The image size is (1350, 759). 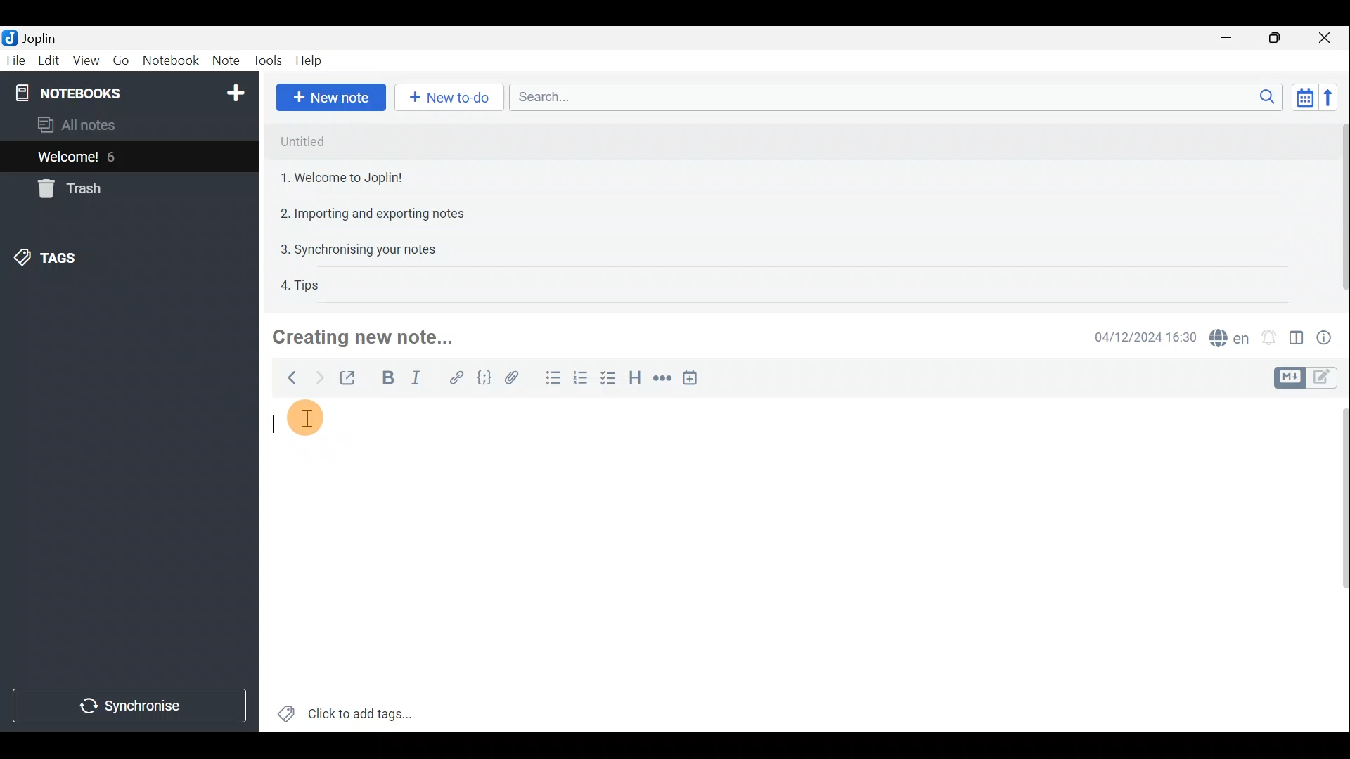 What do you see at coordinates (67, 188) in the screenshot?
I see `Trash` at bounding box center [67, 188].